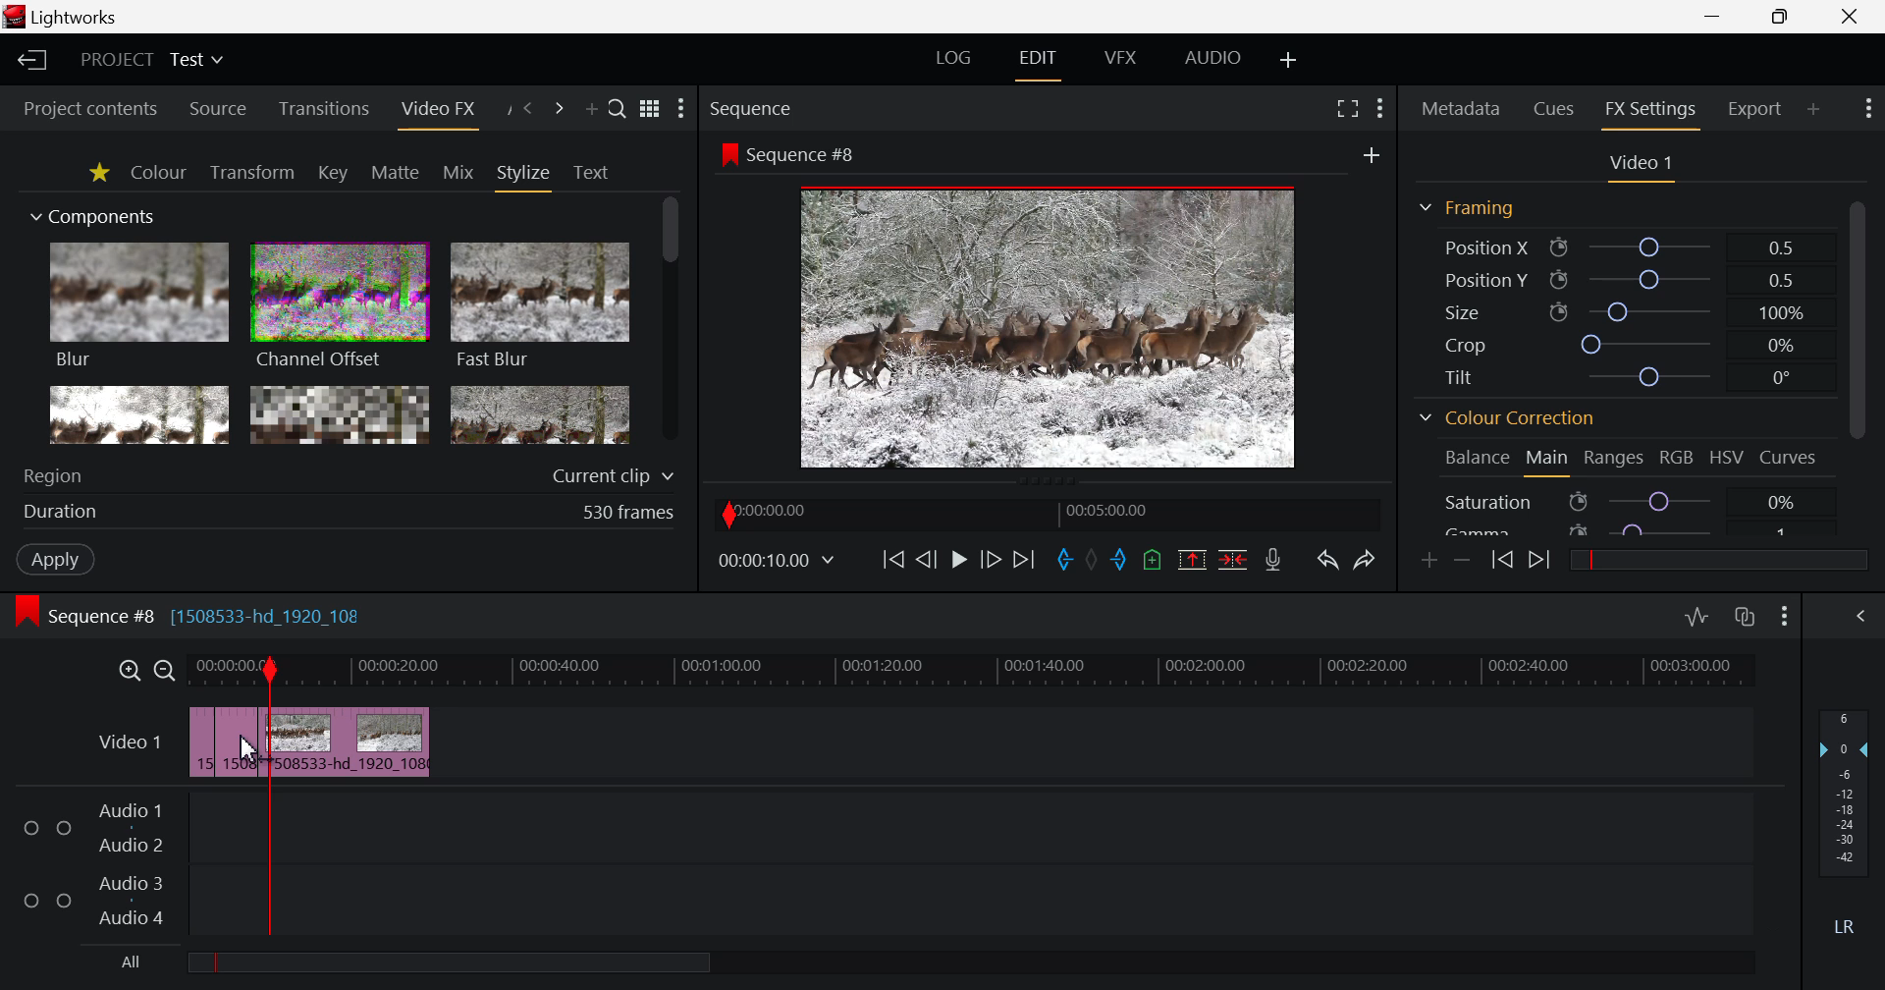  What do you see at coordinates (1286, 60) in the screenshot?
I see `Add Layout` at bounding box center [1286, 60].